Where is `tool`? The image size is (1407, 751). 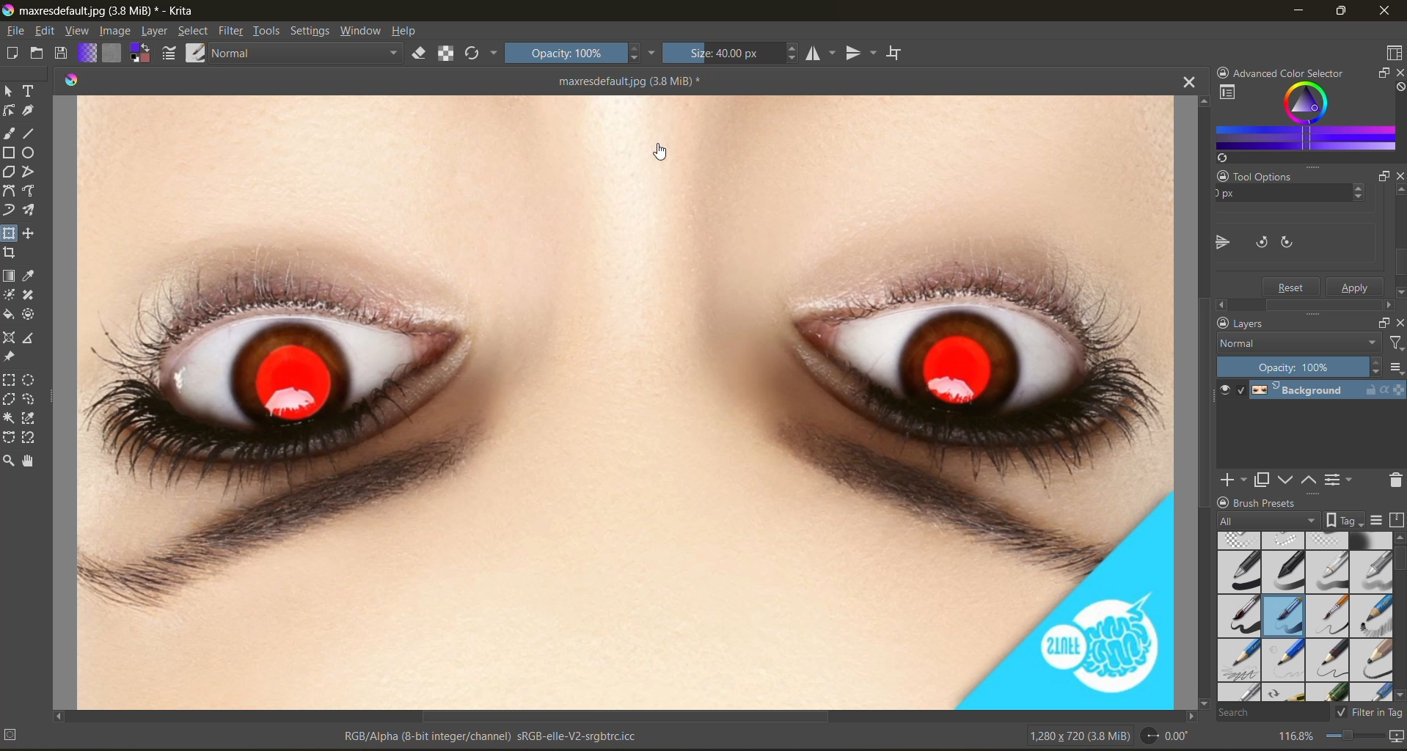 tool is located at coordinates (33, 232).